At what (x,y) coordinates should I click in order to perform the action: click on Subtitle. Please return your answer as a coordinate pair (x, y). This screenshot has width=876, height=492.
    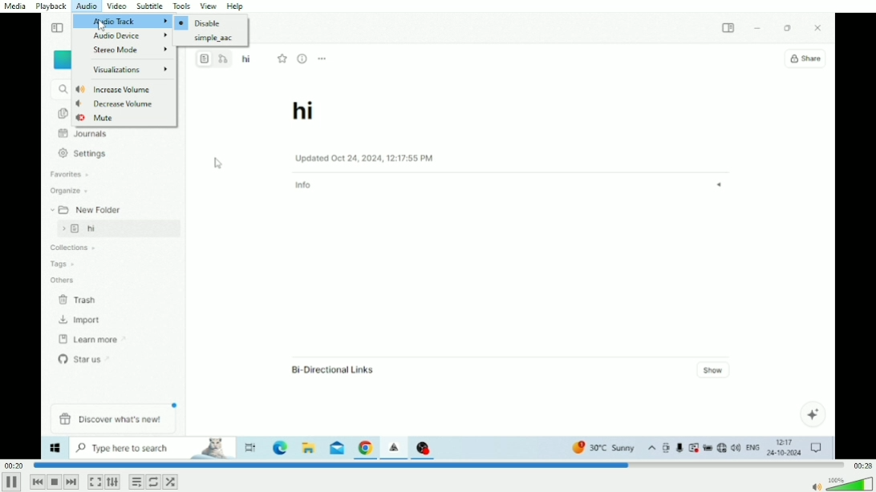
    Looking at the image, I should click on (151, 6).